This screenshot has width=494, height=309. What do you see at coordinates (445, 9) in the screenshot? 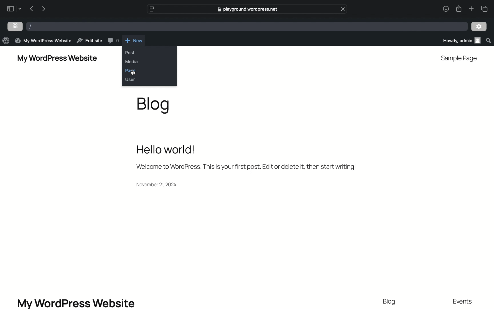
I see `share` at bounding box center [445, 9].